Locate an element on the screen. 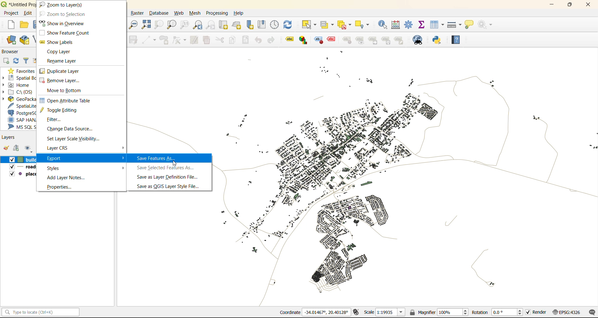 The width and height of the screenshot is (598, 318). deselect value is located at coordinates (346, 25).